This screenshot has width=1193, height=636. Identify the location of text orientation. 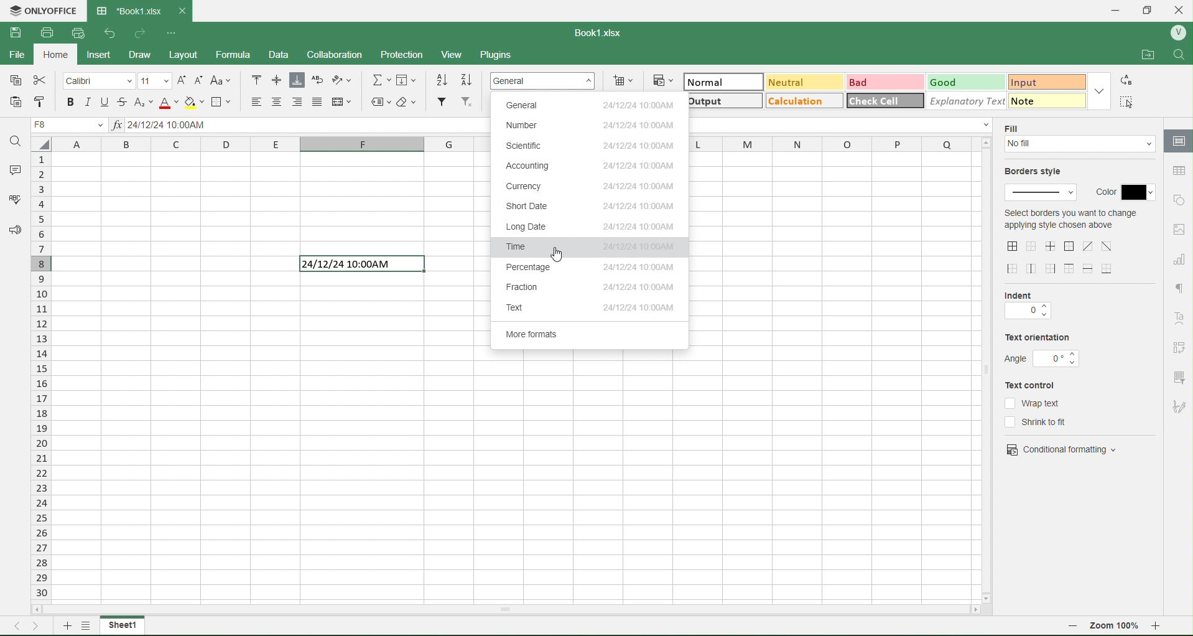
(1038, 339).